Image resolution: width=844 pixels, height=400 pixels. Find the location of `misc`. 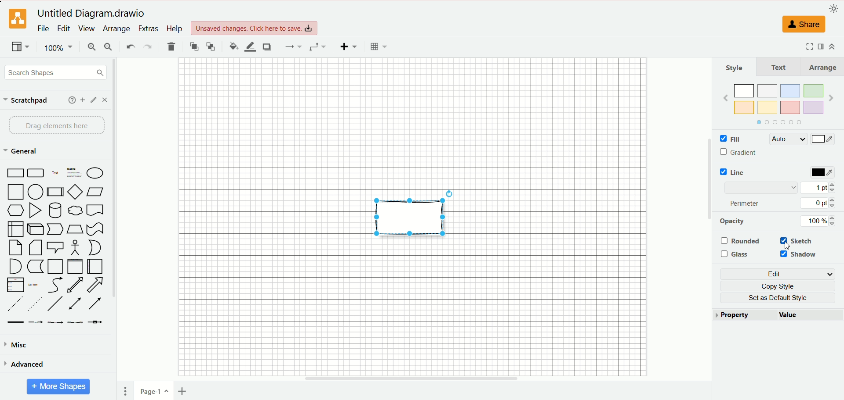

misc is located at coordinates (17, 345).